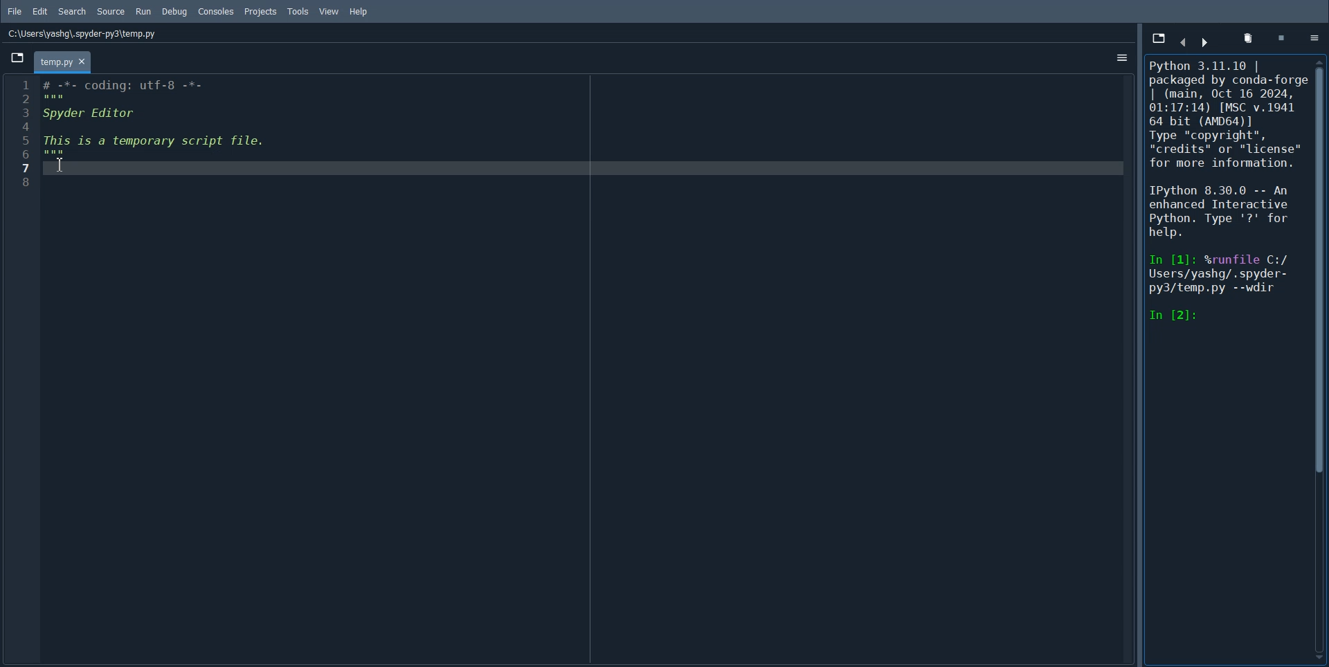 The image size is (1329, 667). I want to click on temp.py, so click(64, 62).